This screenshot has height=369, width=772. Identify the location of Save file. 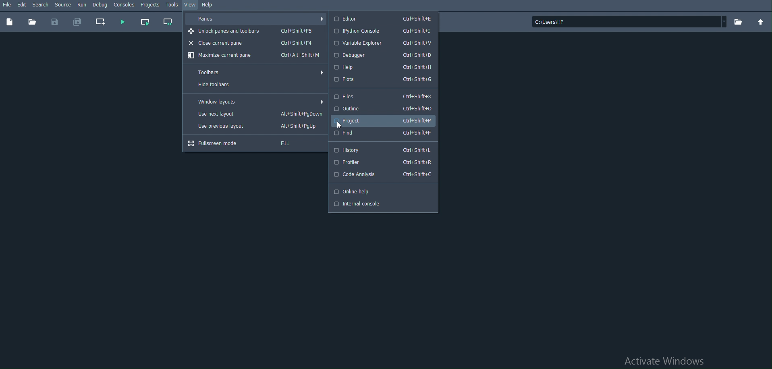
(57, 21).